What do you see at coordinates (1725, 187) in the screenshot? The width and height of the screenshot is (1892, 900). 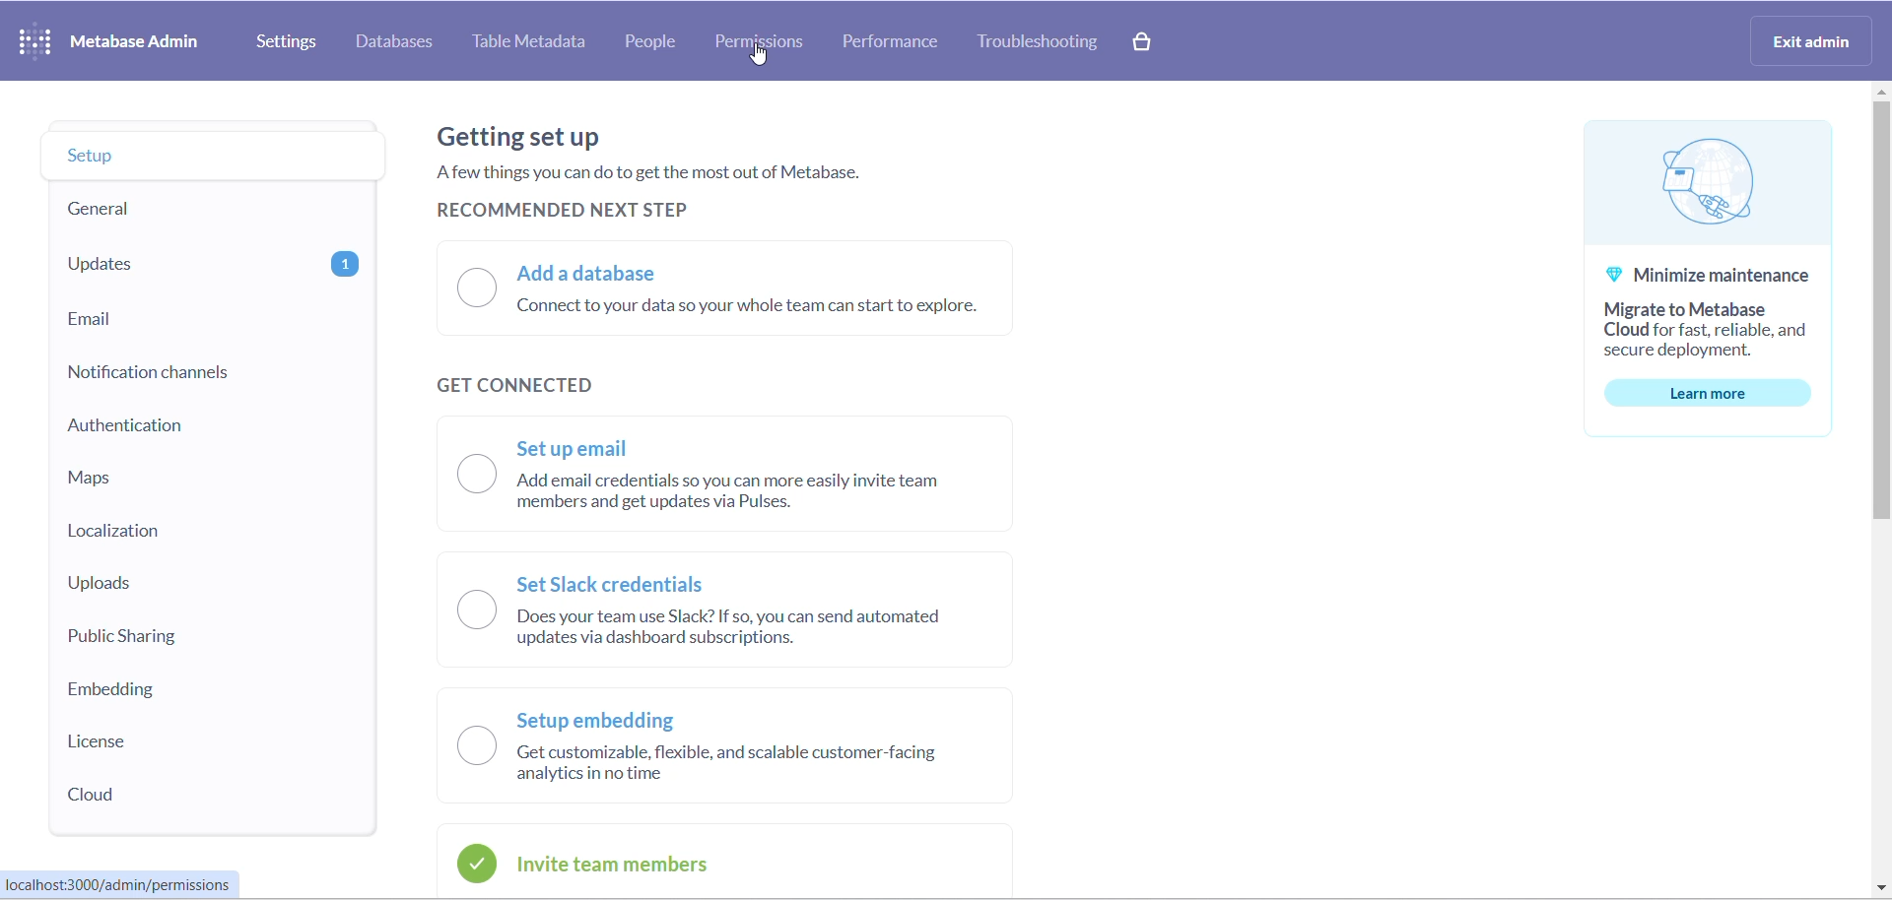 I see `logo` at bounding box center [1725, 187].